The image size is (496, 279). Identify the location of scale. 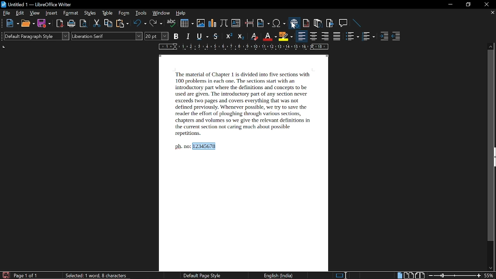
(242, 48).